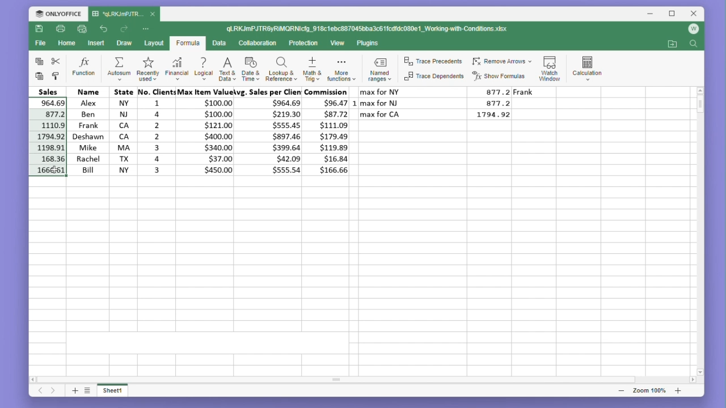  I want to click on Insert, so click(94, 43).